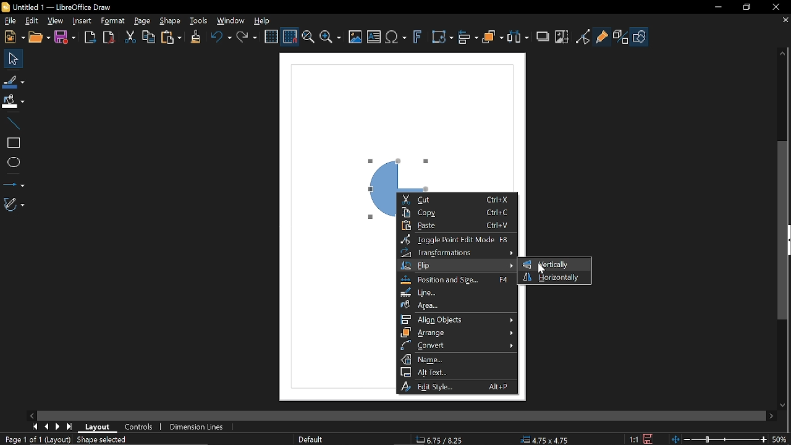 The height and width of the screenshot is (445, 791). I want to click on 50% (current zoom level), so click(780, 438).